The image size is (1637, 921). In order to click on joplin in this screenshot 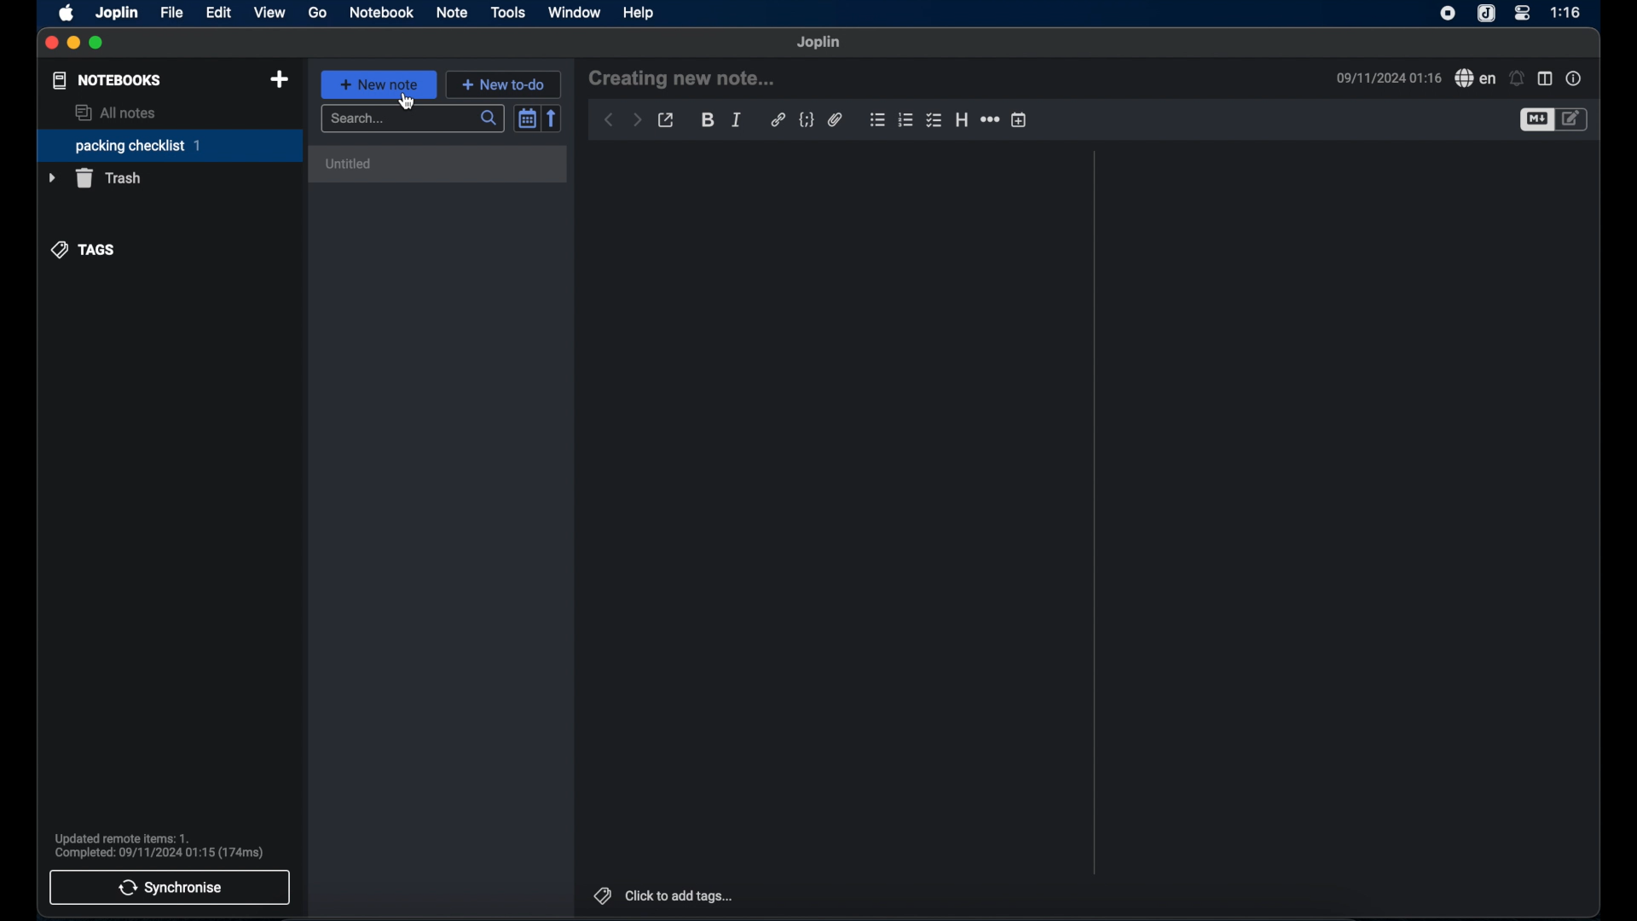, I will do `click(119, 14)`.